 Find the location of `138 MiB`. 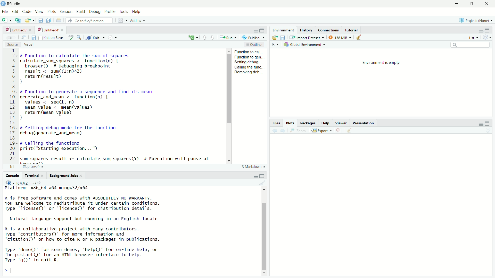

138 MiB is located at coordinates (341, 38).